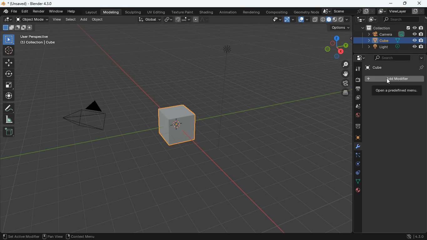 The width and height of the screenshot is (427, 240). Describe the element at coordinates (372, 20) in the screenshot. I see `image` at that location.